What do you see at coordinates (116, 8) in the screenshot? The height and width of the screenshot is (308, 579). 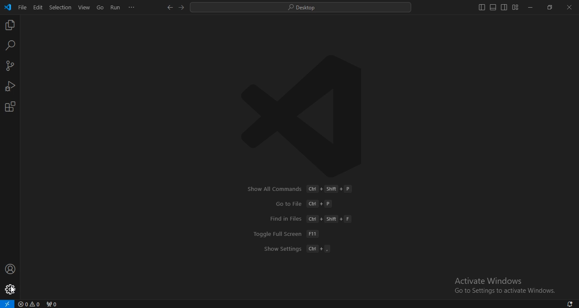 I see `run` at bounding box center [116, 8].